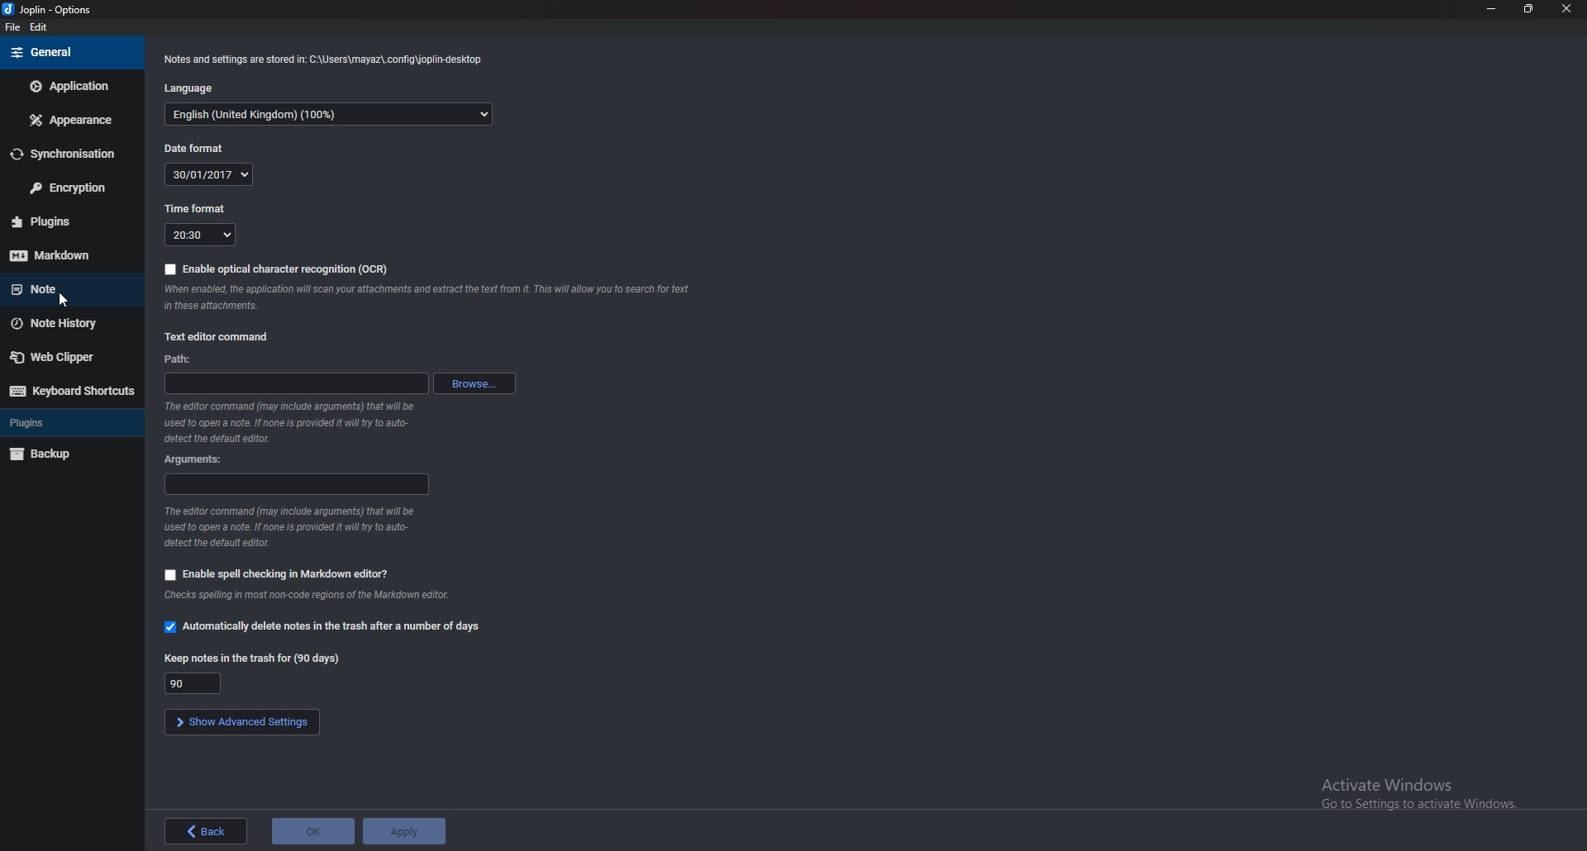 Image resolution: width=1587 pixels, height=851 pixels. What do you see at coordinates (315, 833) in the screenshot?
I see `ok` at bounding box center [315, 833].